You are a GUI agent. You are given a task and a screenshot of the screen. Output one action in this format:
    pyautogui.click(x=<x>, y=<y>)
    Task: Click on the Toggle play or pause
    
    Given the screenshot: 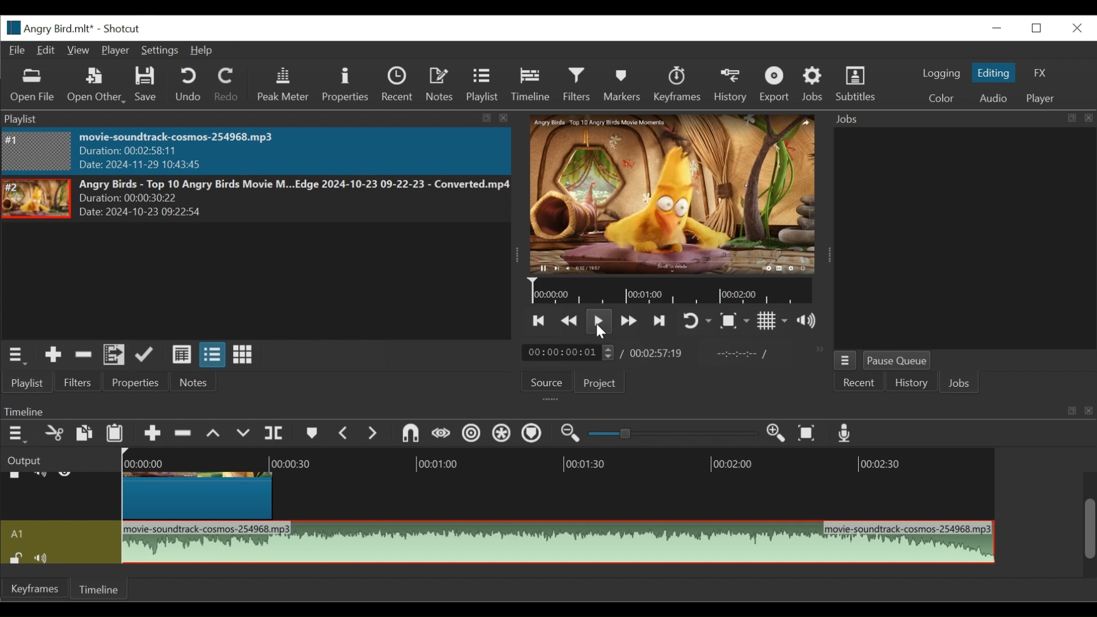 What is the action you would take?
    pyautogui.click(x=599, y=321)
    